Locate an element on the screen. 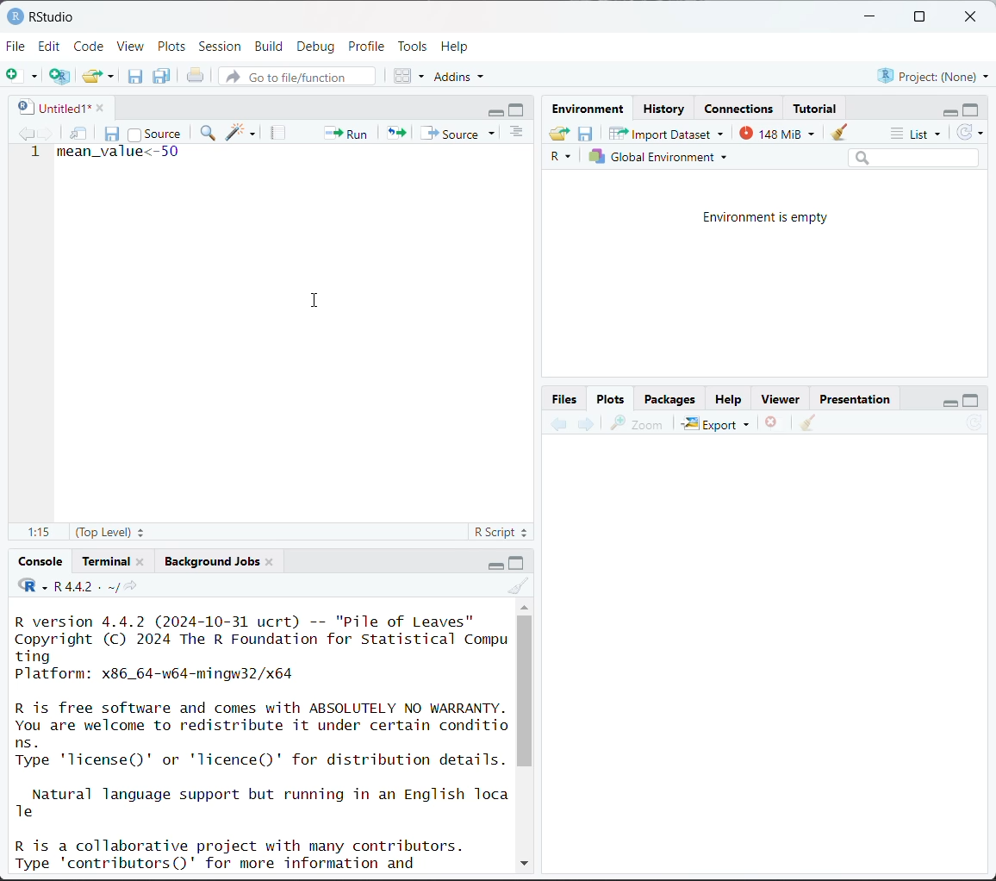 This screenshot has width=996, height=881. History is located at coordinates (665, 109).